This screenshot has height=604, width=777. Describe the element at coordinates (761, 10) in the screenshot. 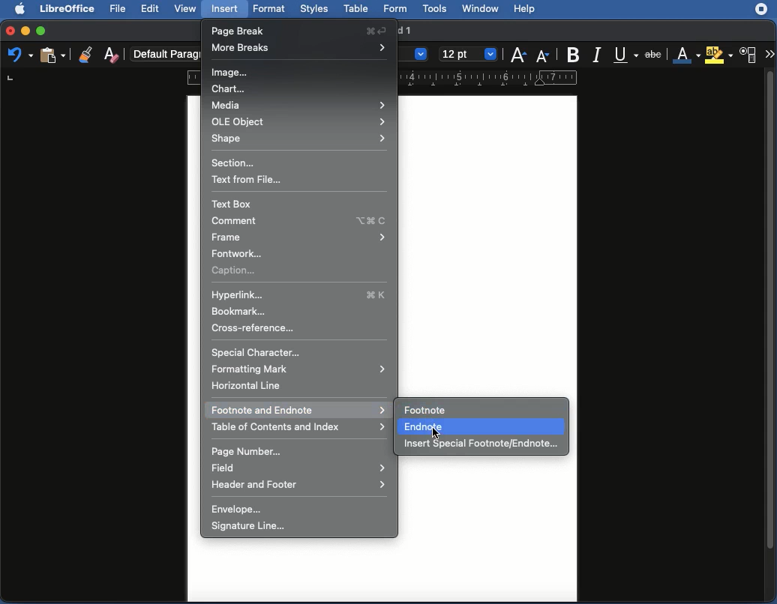

I see `extension` at that location.